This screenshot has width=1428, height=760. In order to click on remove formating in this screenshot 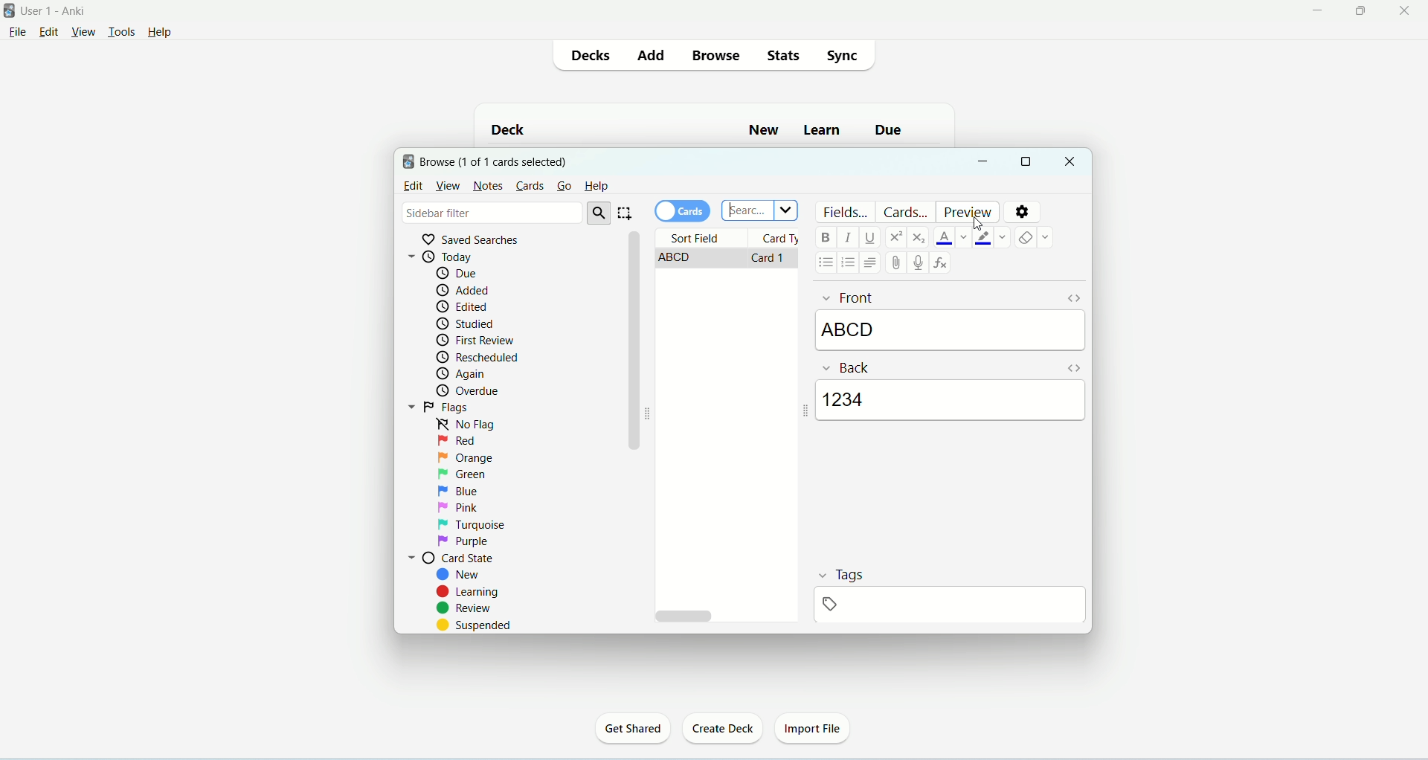, I will do `click(1035, 237)`.